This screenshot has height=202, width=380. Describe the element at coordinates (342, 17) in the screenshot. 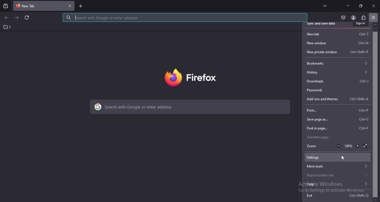

I see `save to pocket` at that location.